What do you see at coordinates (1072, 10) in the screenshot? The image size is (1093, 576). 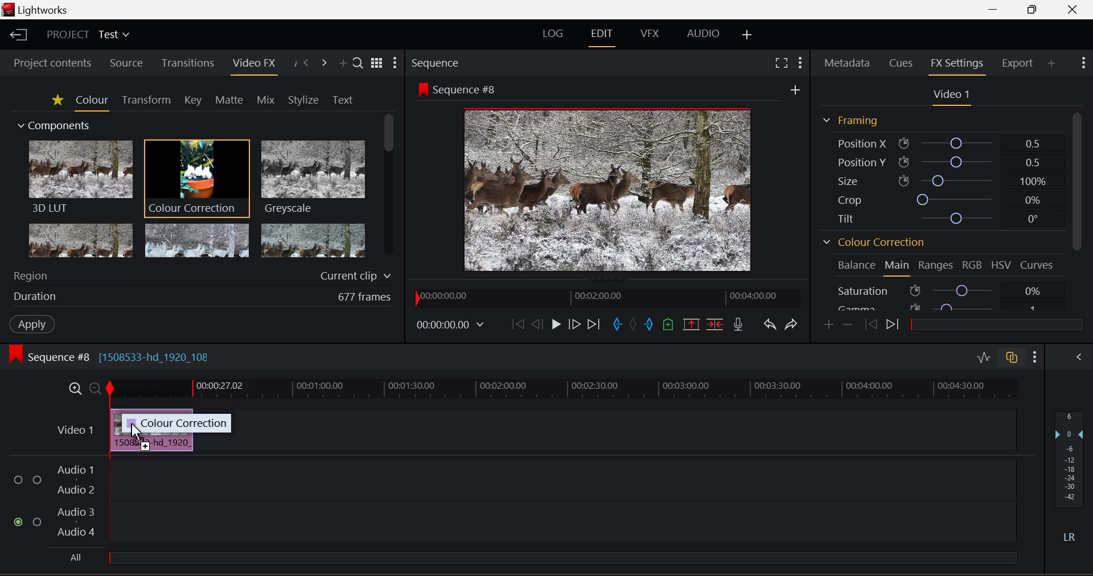 I see `Close` at bounding box center [1072, 10].